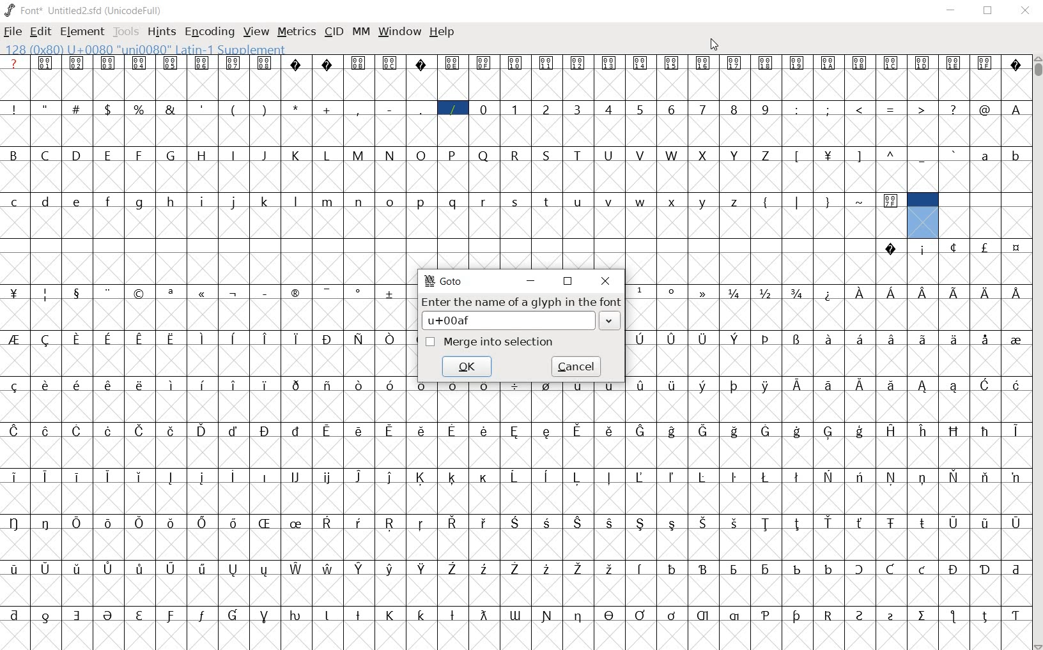 The width and height of the screenshot is (1043, 650). What do you see at coordinates (1016, 522) in the screenshot?
I see `Symbol` at bounding box center [1016, 522].